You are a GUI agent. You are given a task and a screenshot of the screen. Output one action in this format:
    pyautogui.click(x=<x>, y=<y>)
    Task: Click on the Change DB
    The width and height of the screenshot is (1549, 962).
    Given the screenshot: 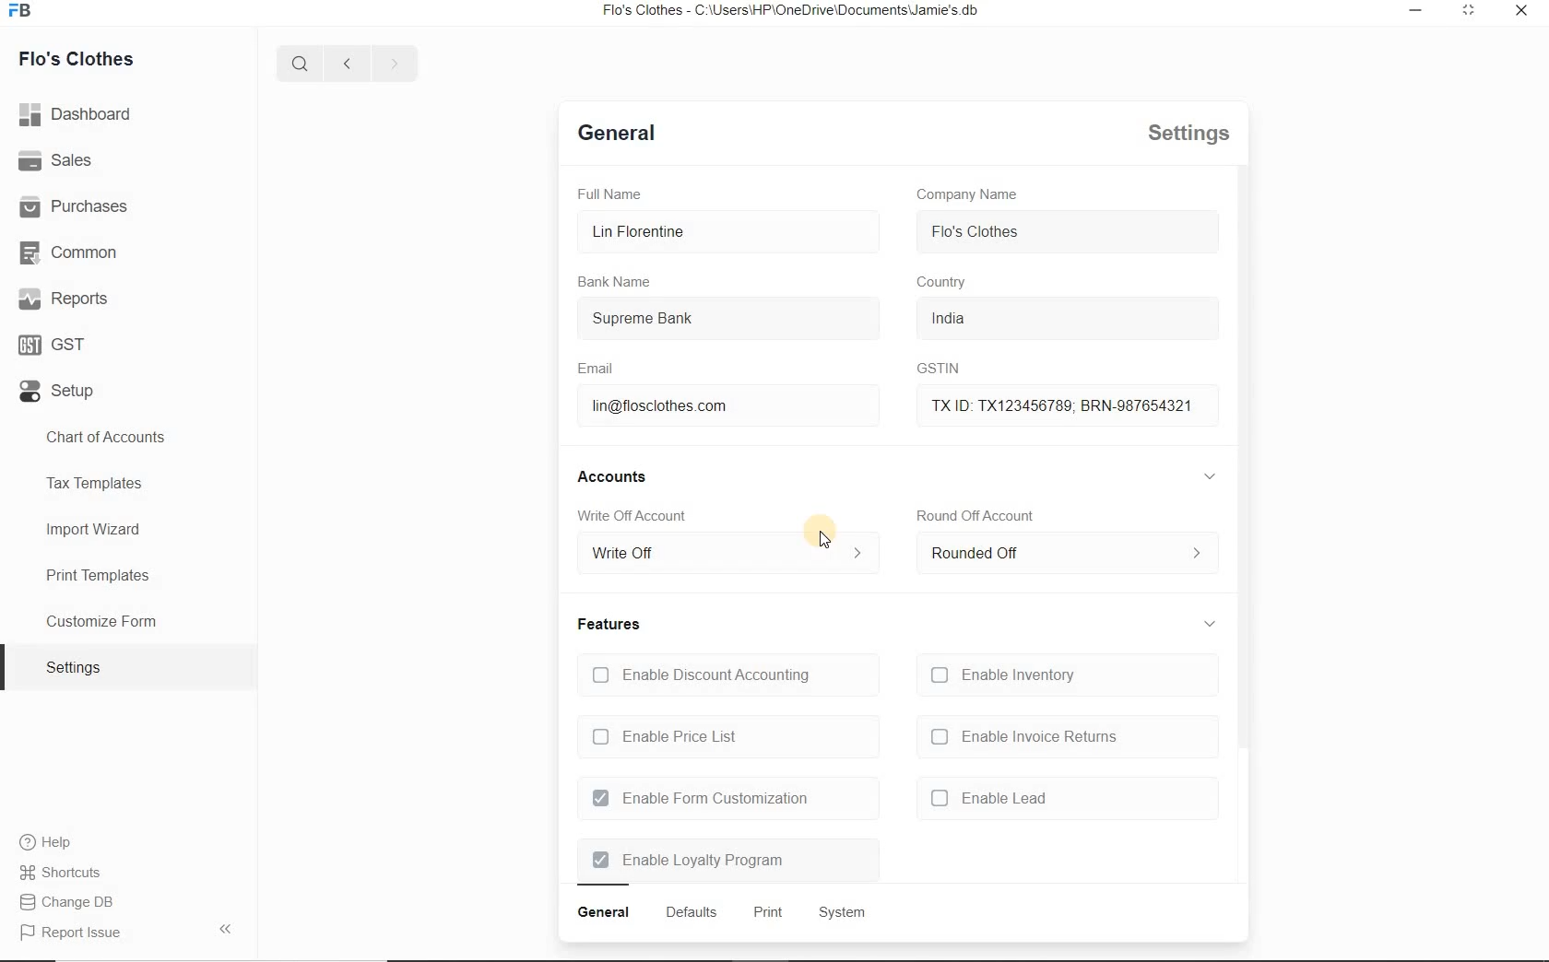 What is the action you would take?
    pyautogui.click(x=73, y=872)
    